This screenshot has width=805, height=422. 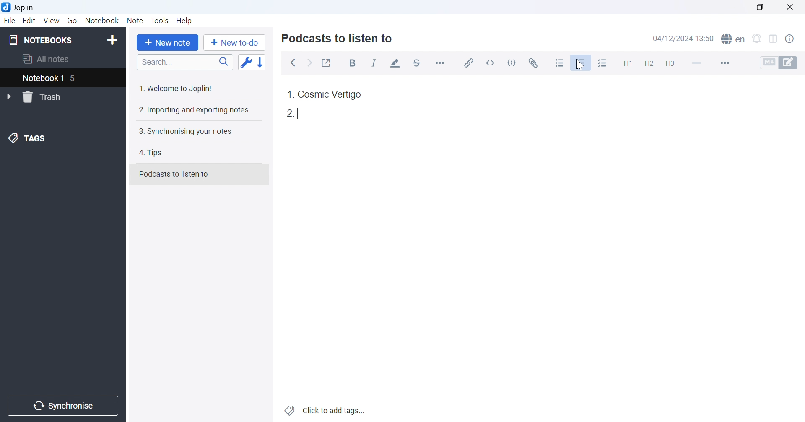 What do you see at coordinates (52, 20) in the screenshot?
I see `View` at bounding box center [52, 20].